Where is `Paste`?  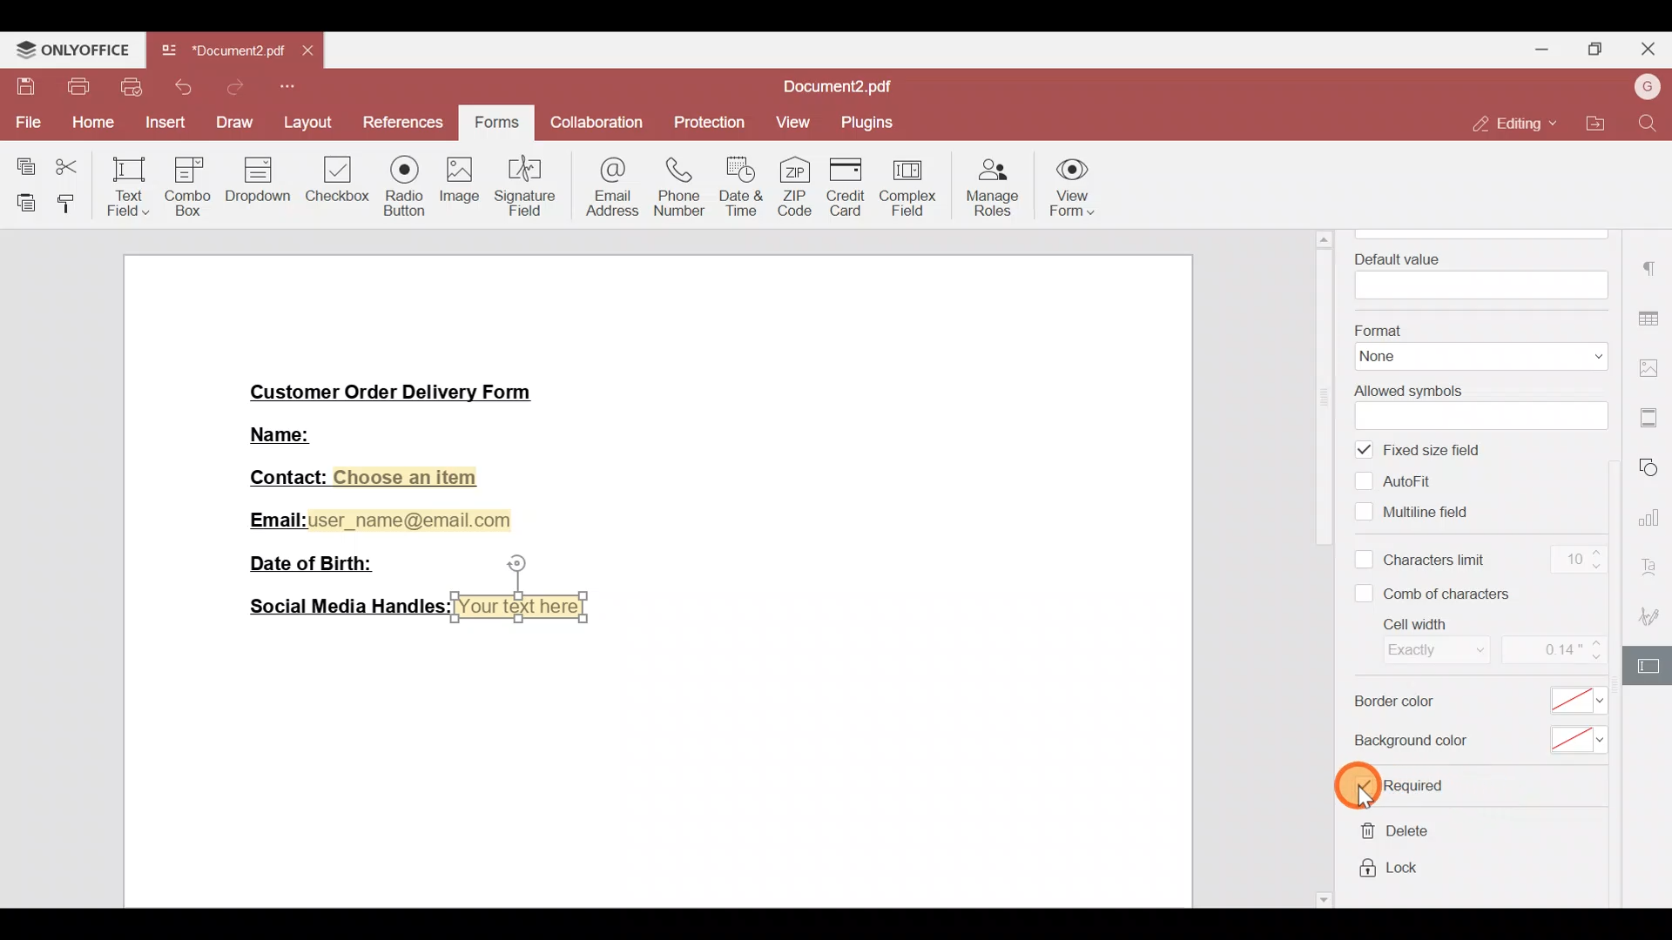 Paste is located at coordinates (19, 203).